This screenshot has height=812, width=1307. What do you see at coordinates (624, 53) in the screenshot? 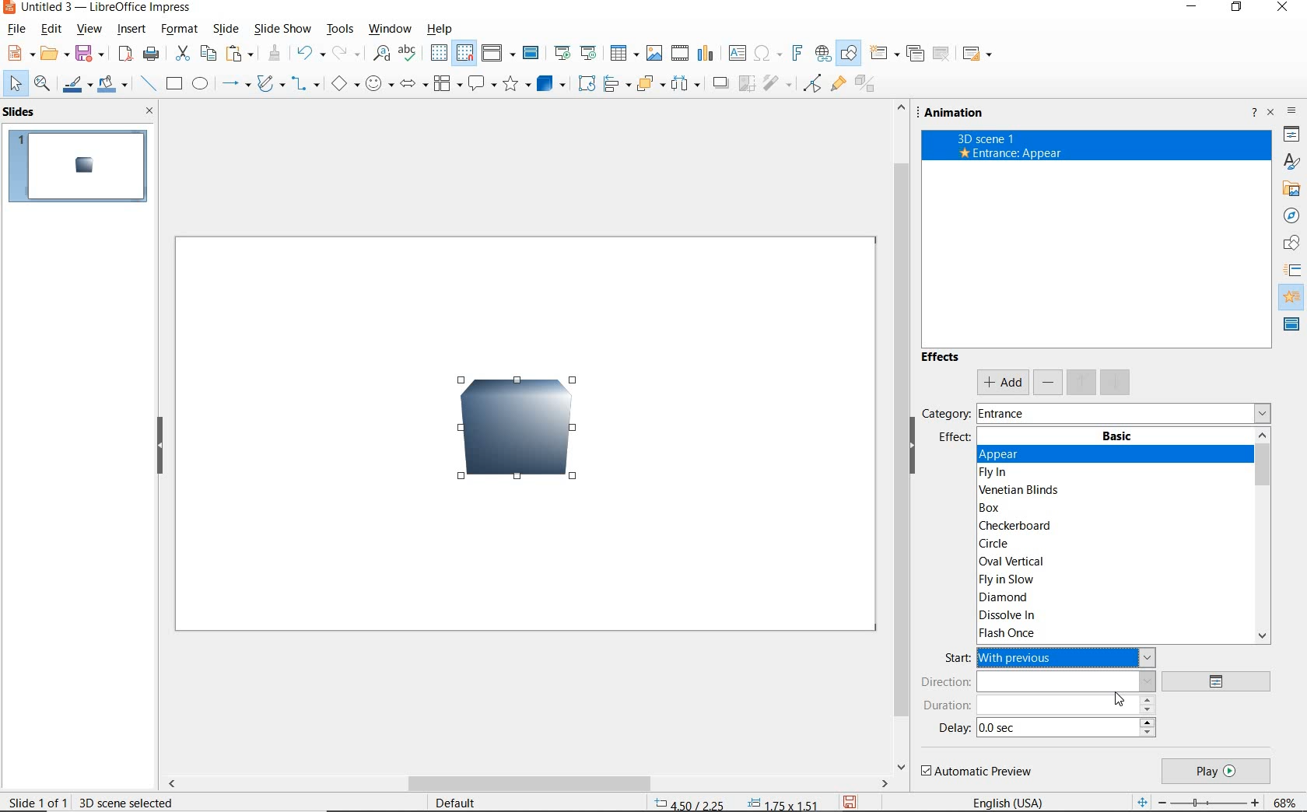
I see `insert table` at bounding box center [624, 53].